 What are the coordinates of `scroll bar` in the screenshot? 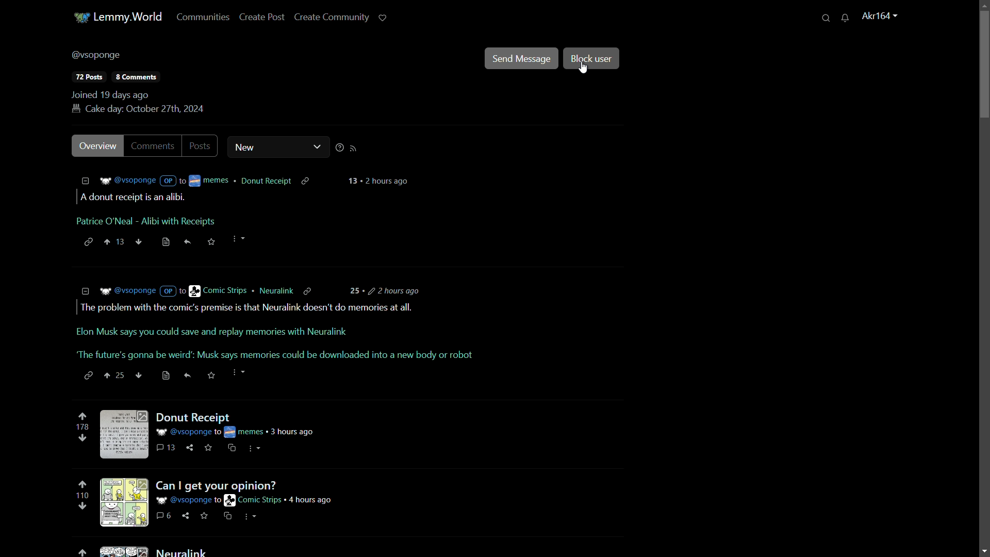 It's located at (984, 63).